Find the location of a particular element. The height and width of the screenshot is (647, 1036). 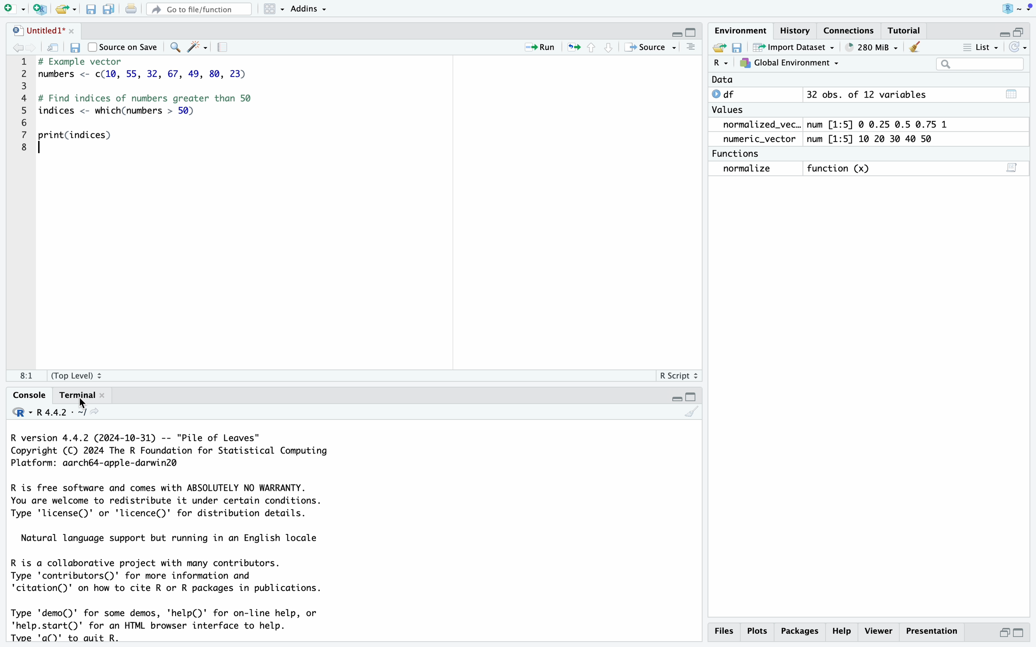

Addins is located at coordinates (307, 9).